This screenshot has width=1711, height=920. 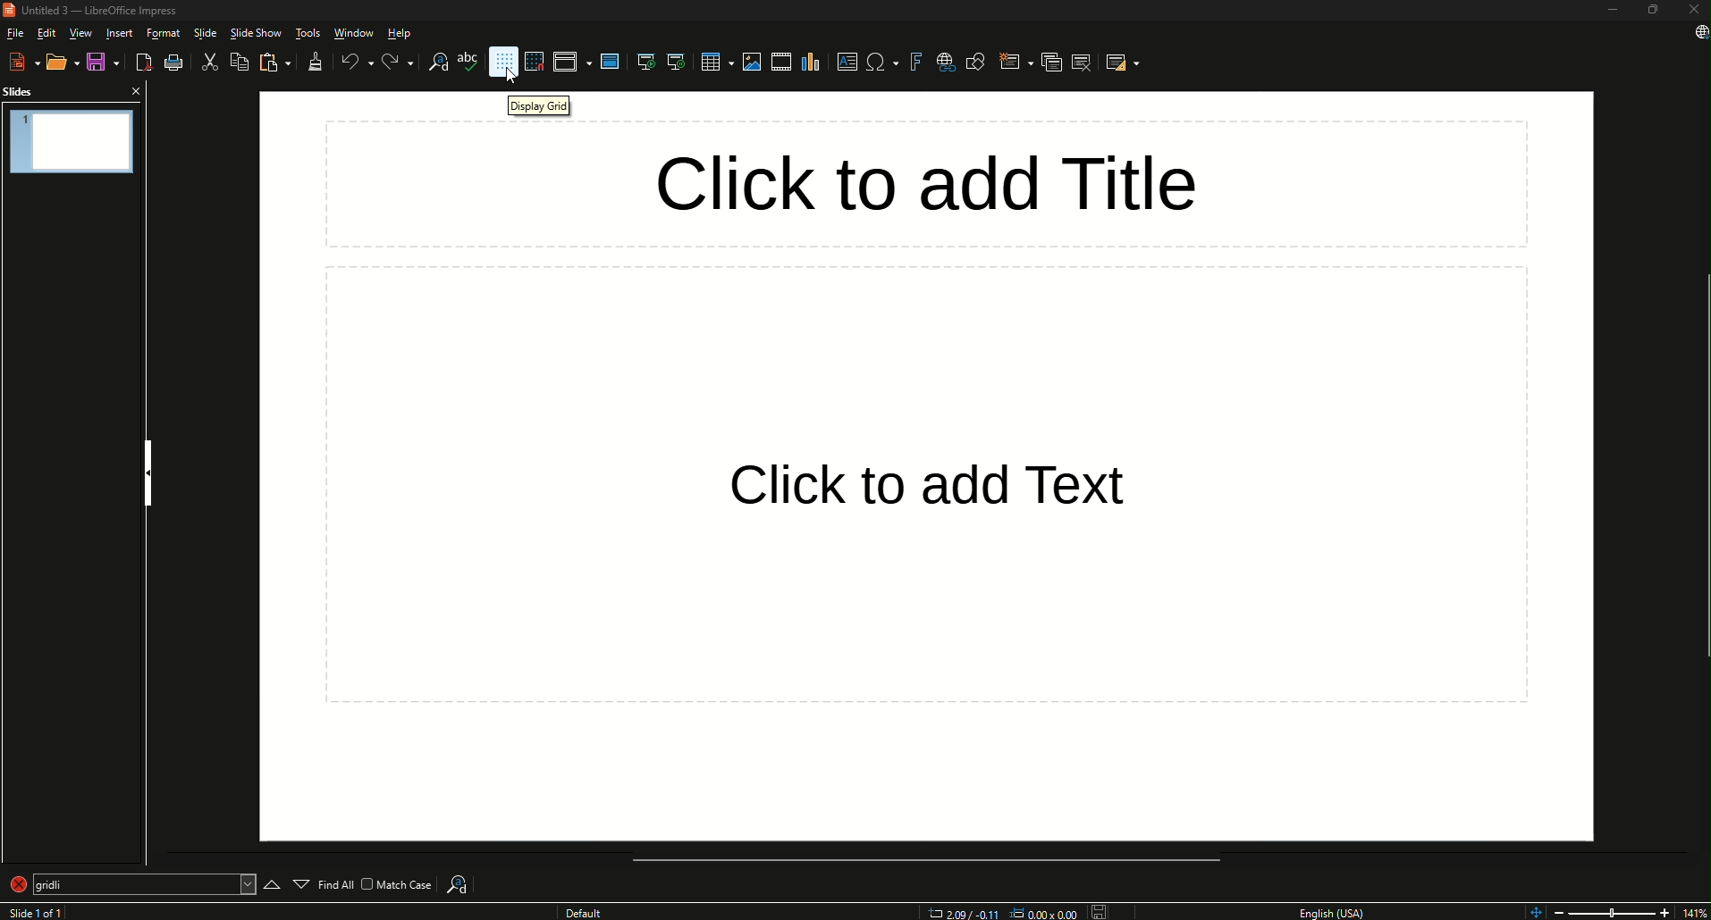 What do you see at coordinates (1652, 11) in the screenshot?
I see `Restore` at bounding box center [1652, 11].